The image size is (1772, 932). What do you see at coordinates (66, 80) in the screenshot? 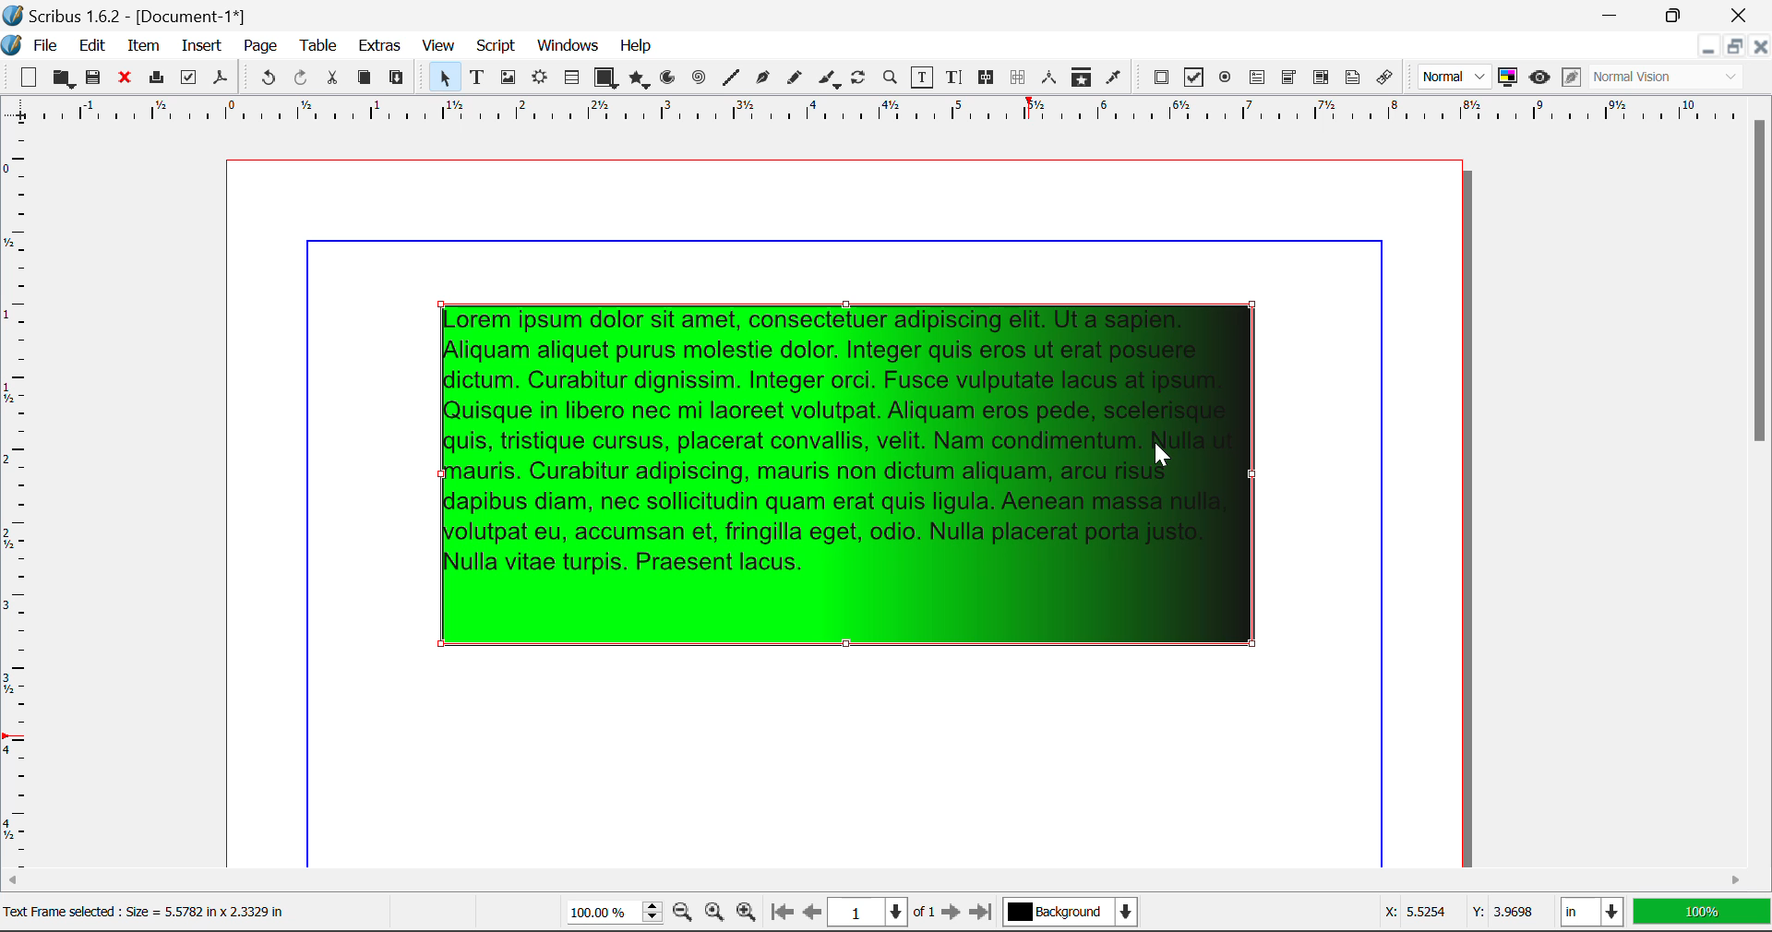
I see `Open` at bounding box center [66, 80].